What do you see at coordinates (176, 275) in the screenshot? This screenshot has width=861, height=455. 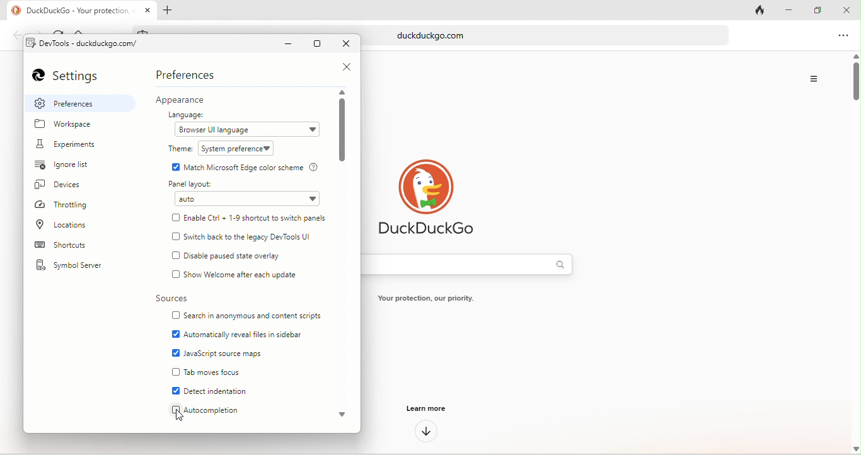 I see `checkbox` at bounding box center [176, 275].